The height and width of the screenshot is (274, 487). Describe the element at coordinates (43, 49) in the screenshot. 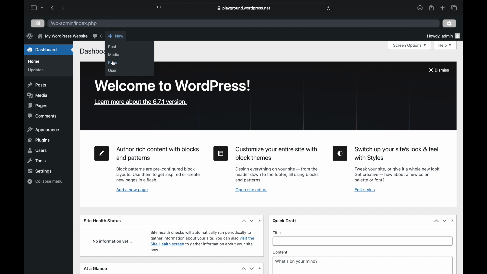

I see `dashboard` at that location.